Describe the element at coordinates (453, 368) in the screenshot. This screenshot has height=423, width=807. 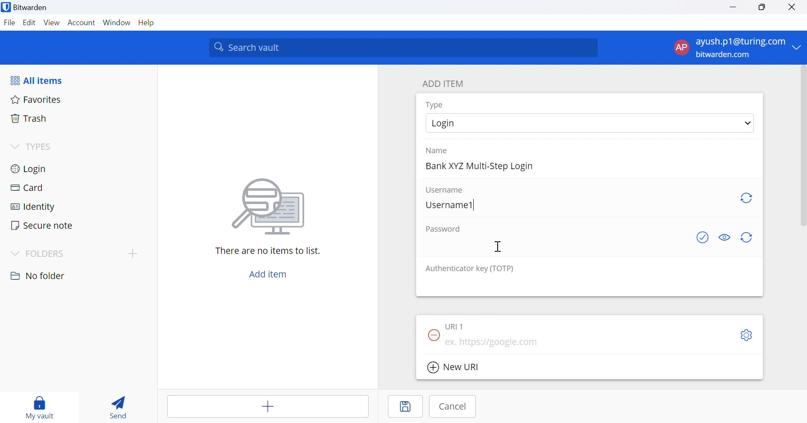
I see `New URI` at that location.